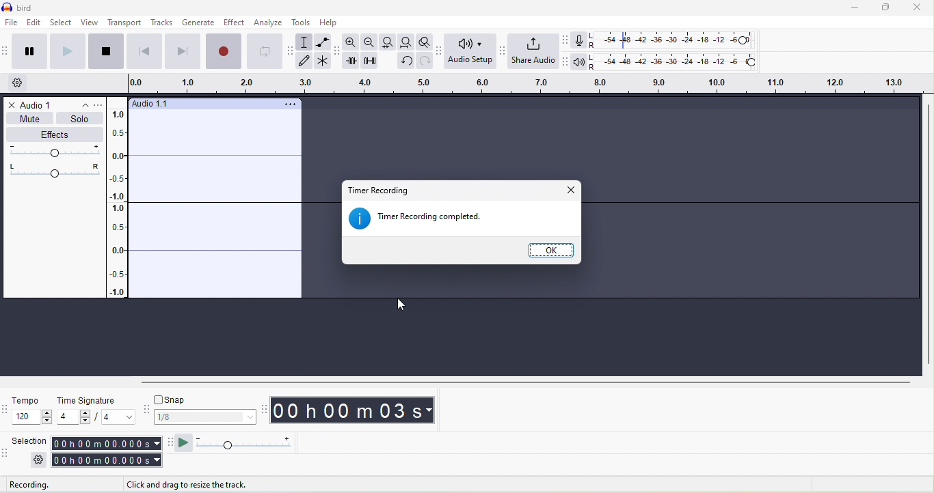 This screenshot has width=934, height=493. I want to click on audacity time toolbar, so click(264, 409).